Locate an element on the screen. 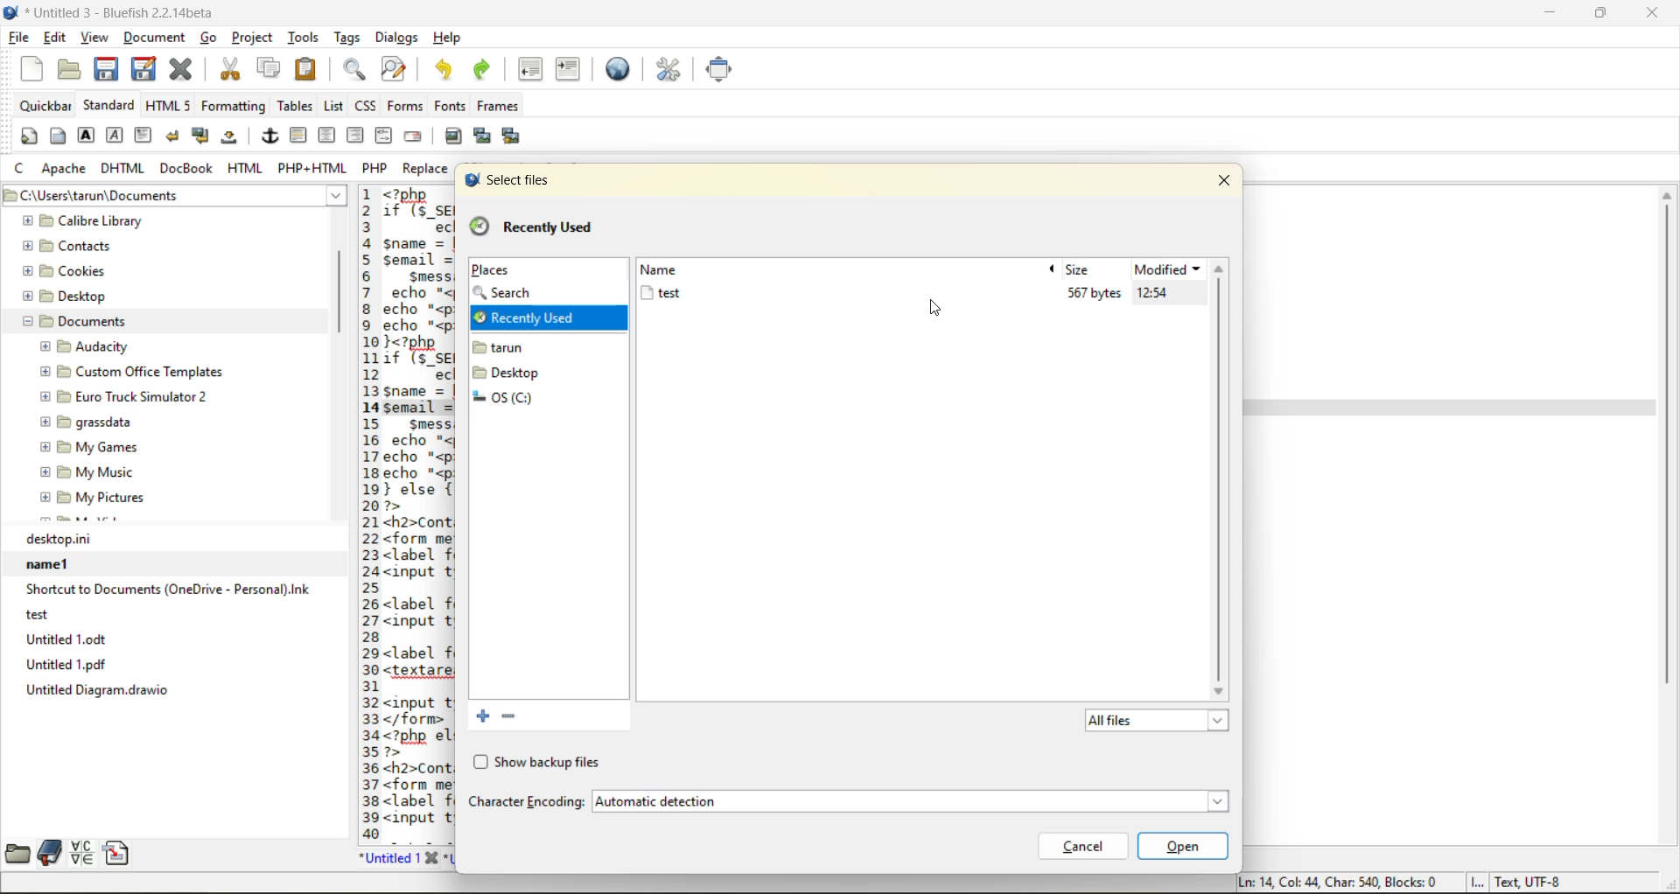 This screenshot has height=894, width=1680. insert image is located at coordinates (456, 136).